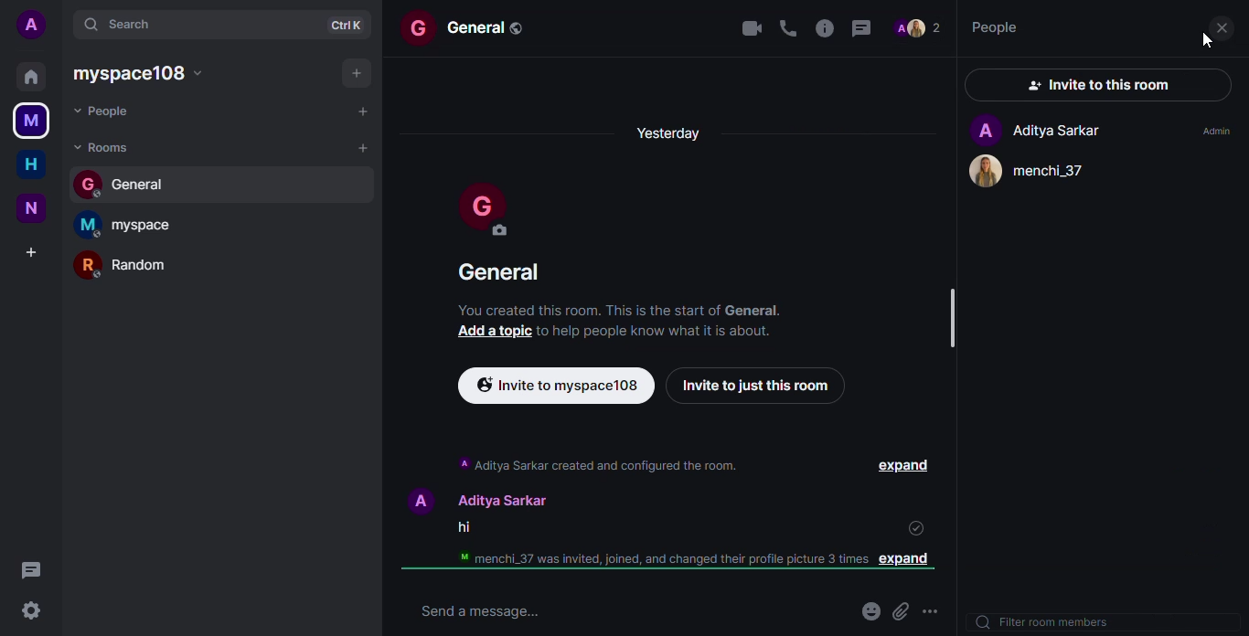 Image resolution: width=1249 pixels, height=636 pixels. What do you see at coordinates (361, 71) in the screenshot?
I see `add` at bounding box center [361, 71].